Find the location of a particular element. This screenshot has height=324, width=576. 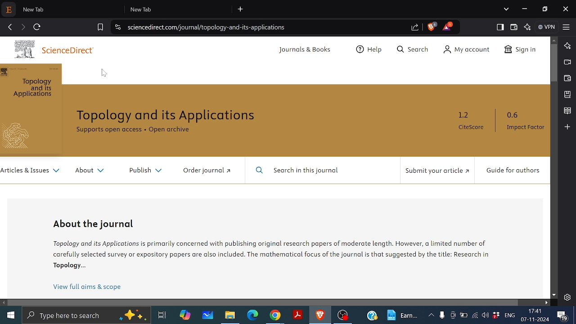

Web address of the current page is located at coordinates (208, 27).